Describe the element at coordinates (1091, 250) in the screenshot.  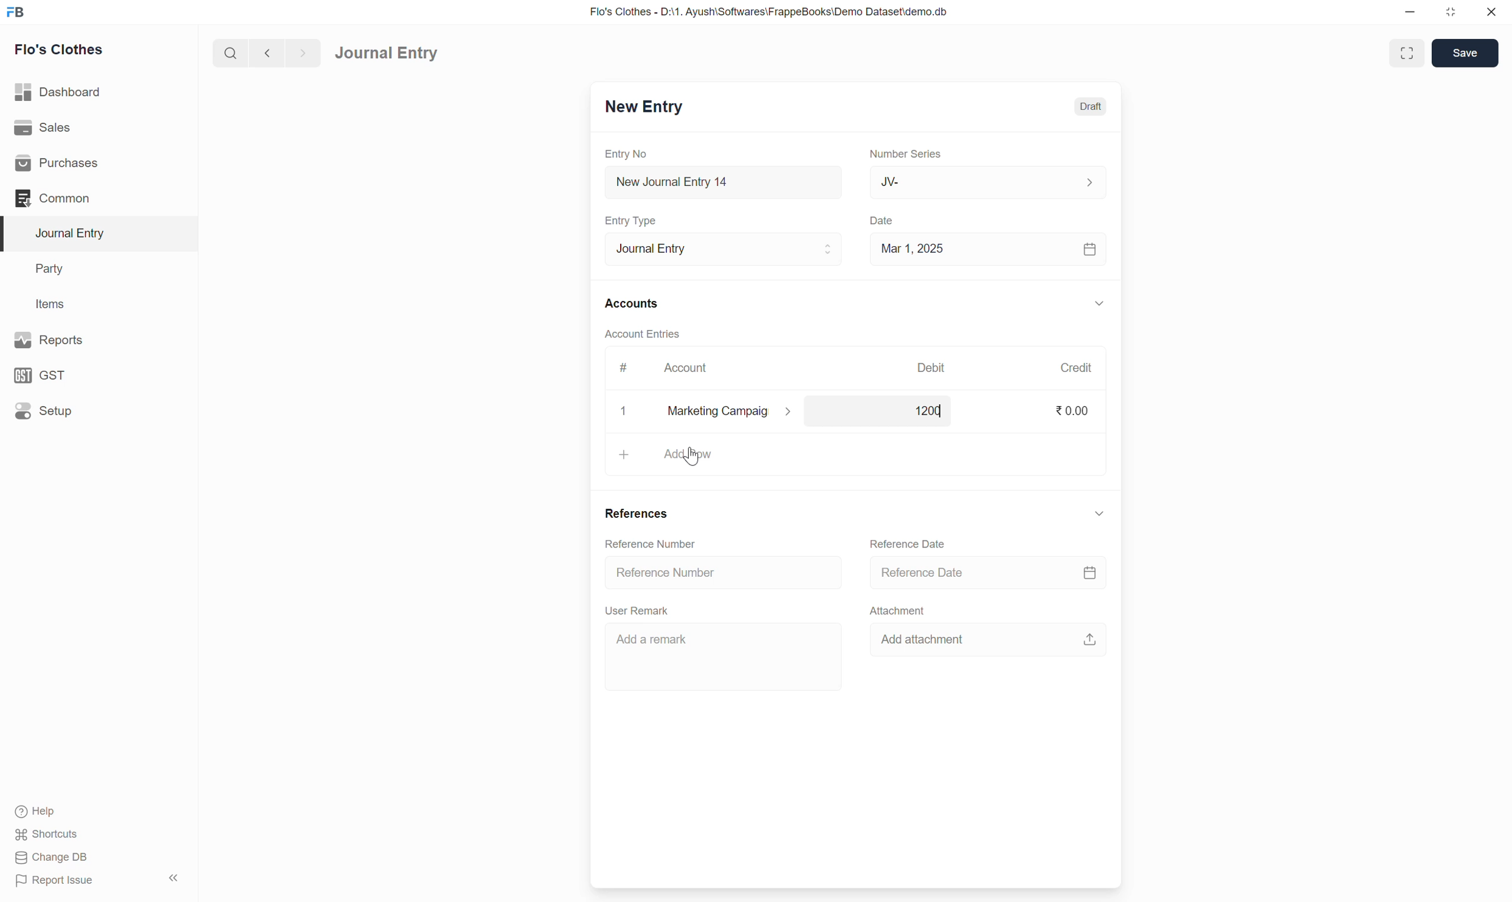
I see `calendar` at that location.